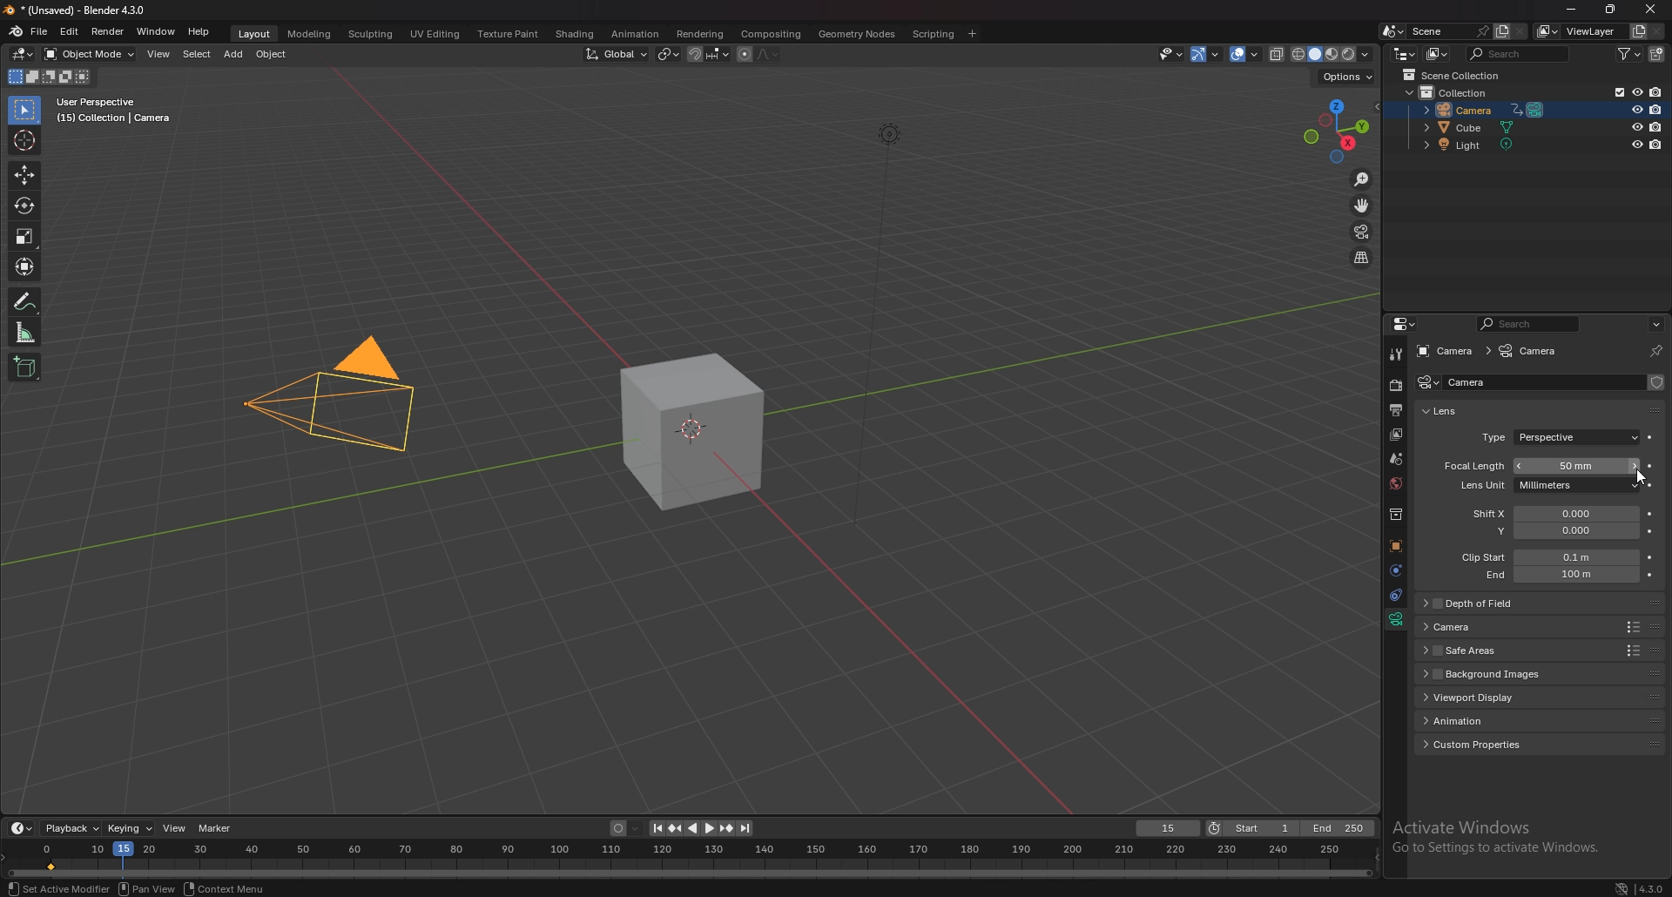 The image size is (1672, 897). What do you see at coordinates (158, 53) in the screenshot?
I see `view` at bounding box center [158, 53].